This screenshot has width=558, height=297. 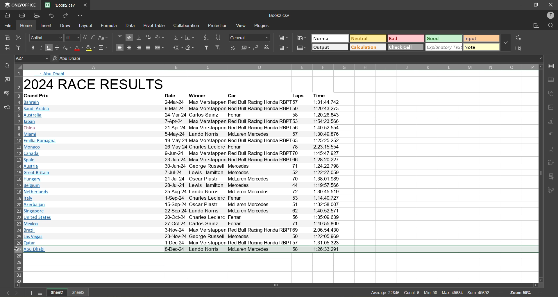 I want to click on previous, so click(x=6, y=292).